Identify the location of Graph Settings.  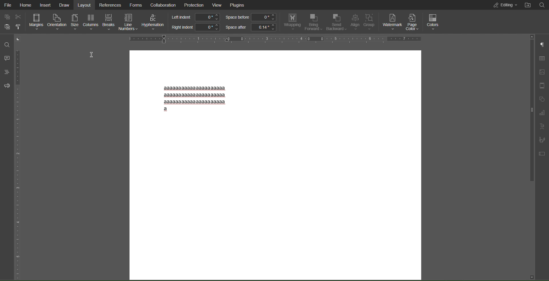
(542, 113).